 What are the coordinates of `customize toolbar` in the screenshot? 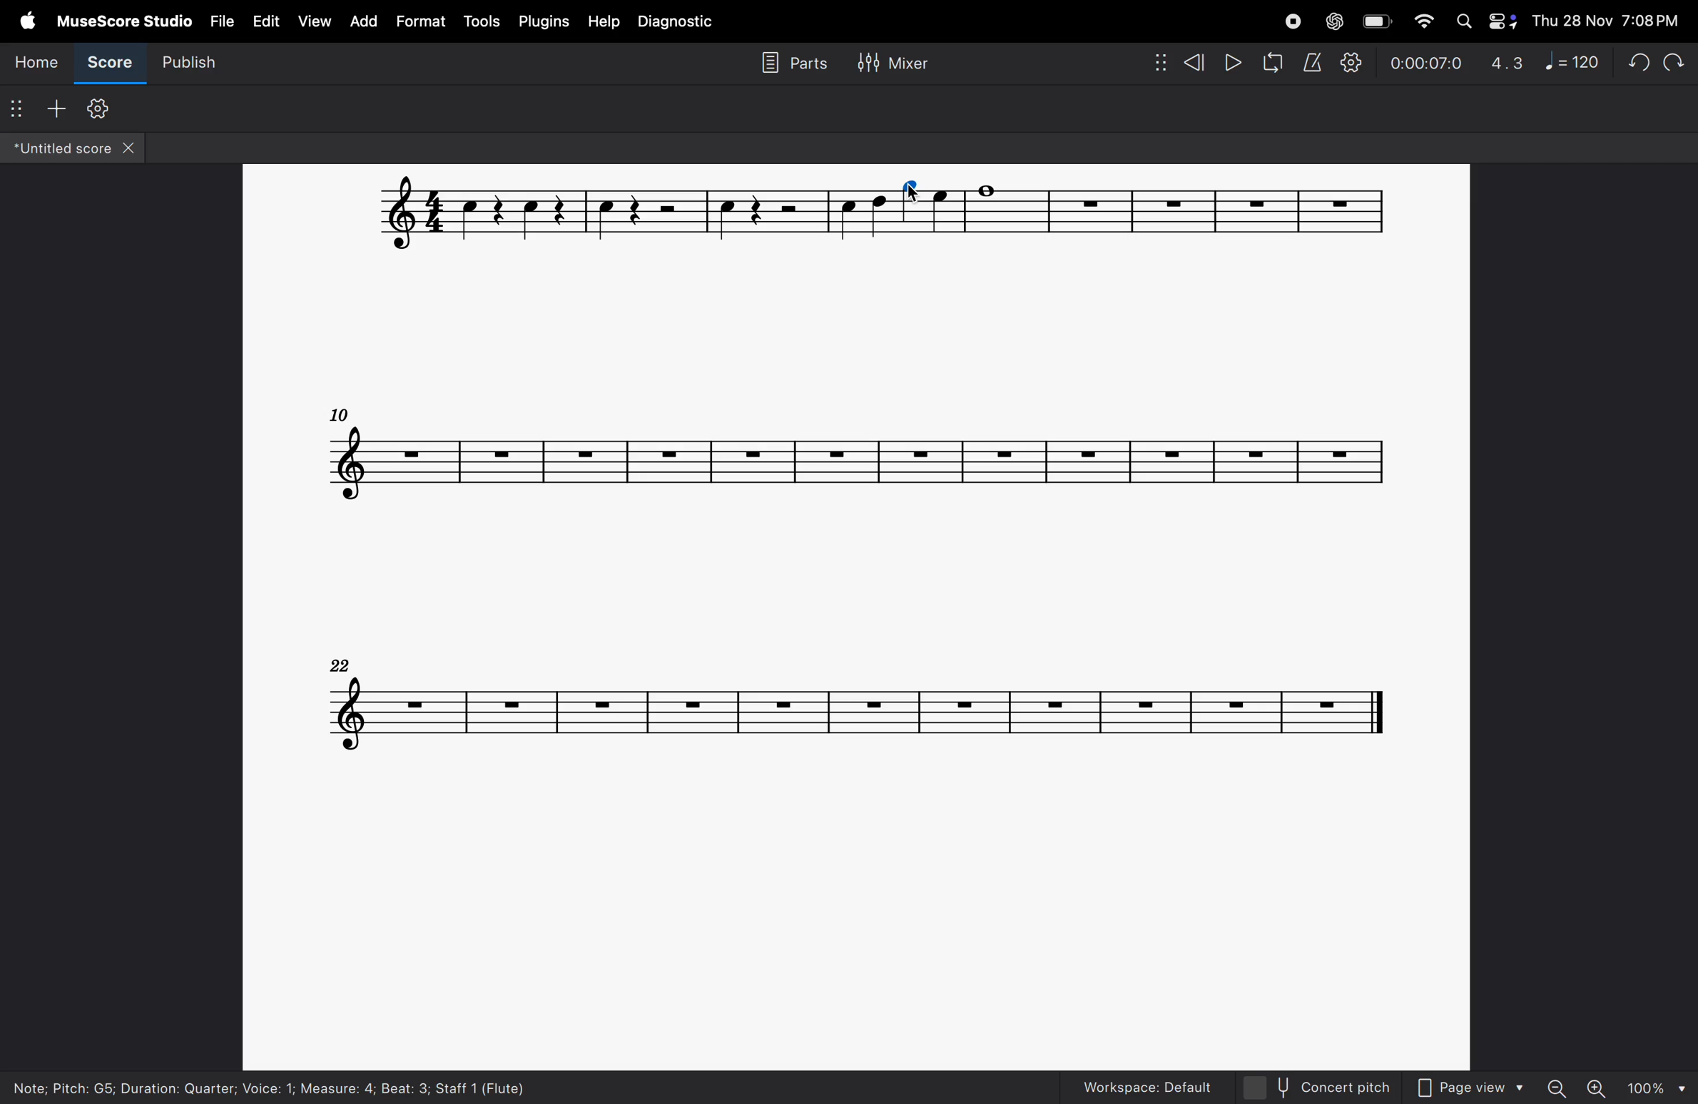 It's located at (98, 109).